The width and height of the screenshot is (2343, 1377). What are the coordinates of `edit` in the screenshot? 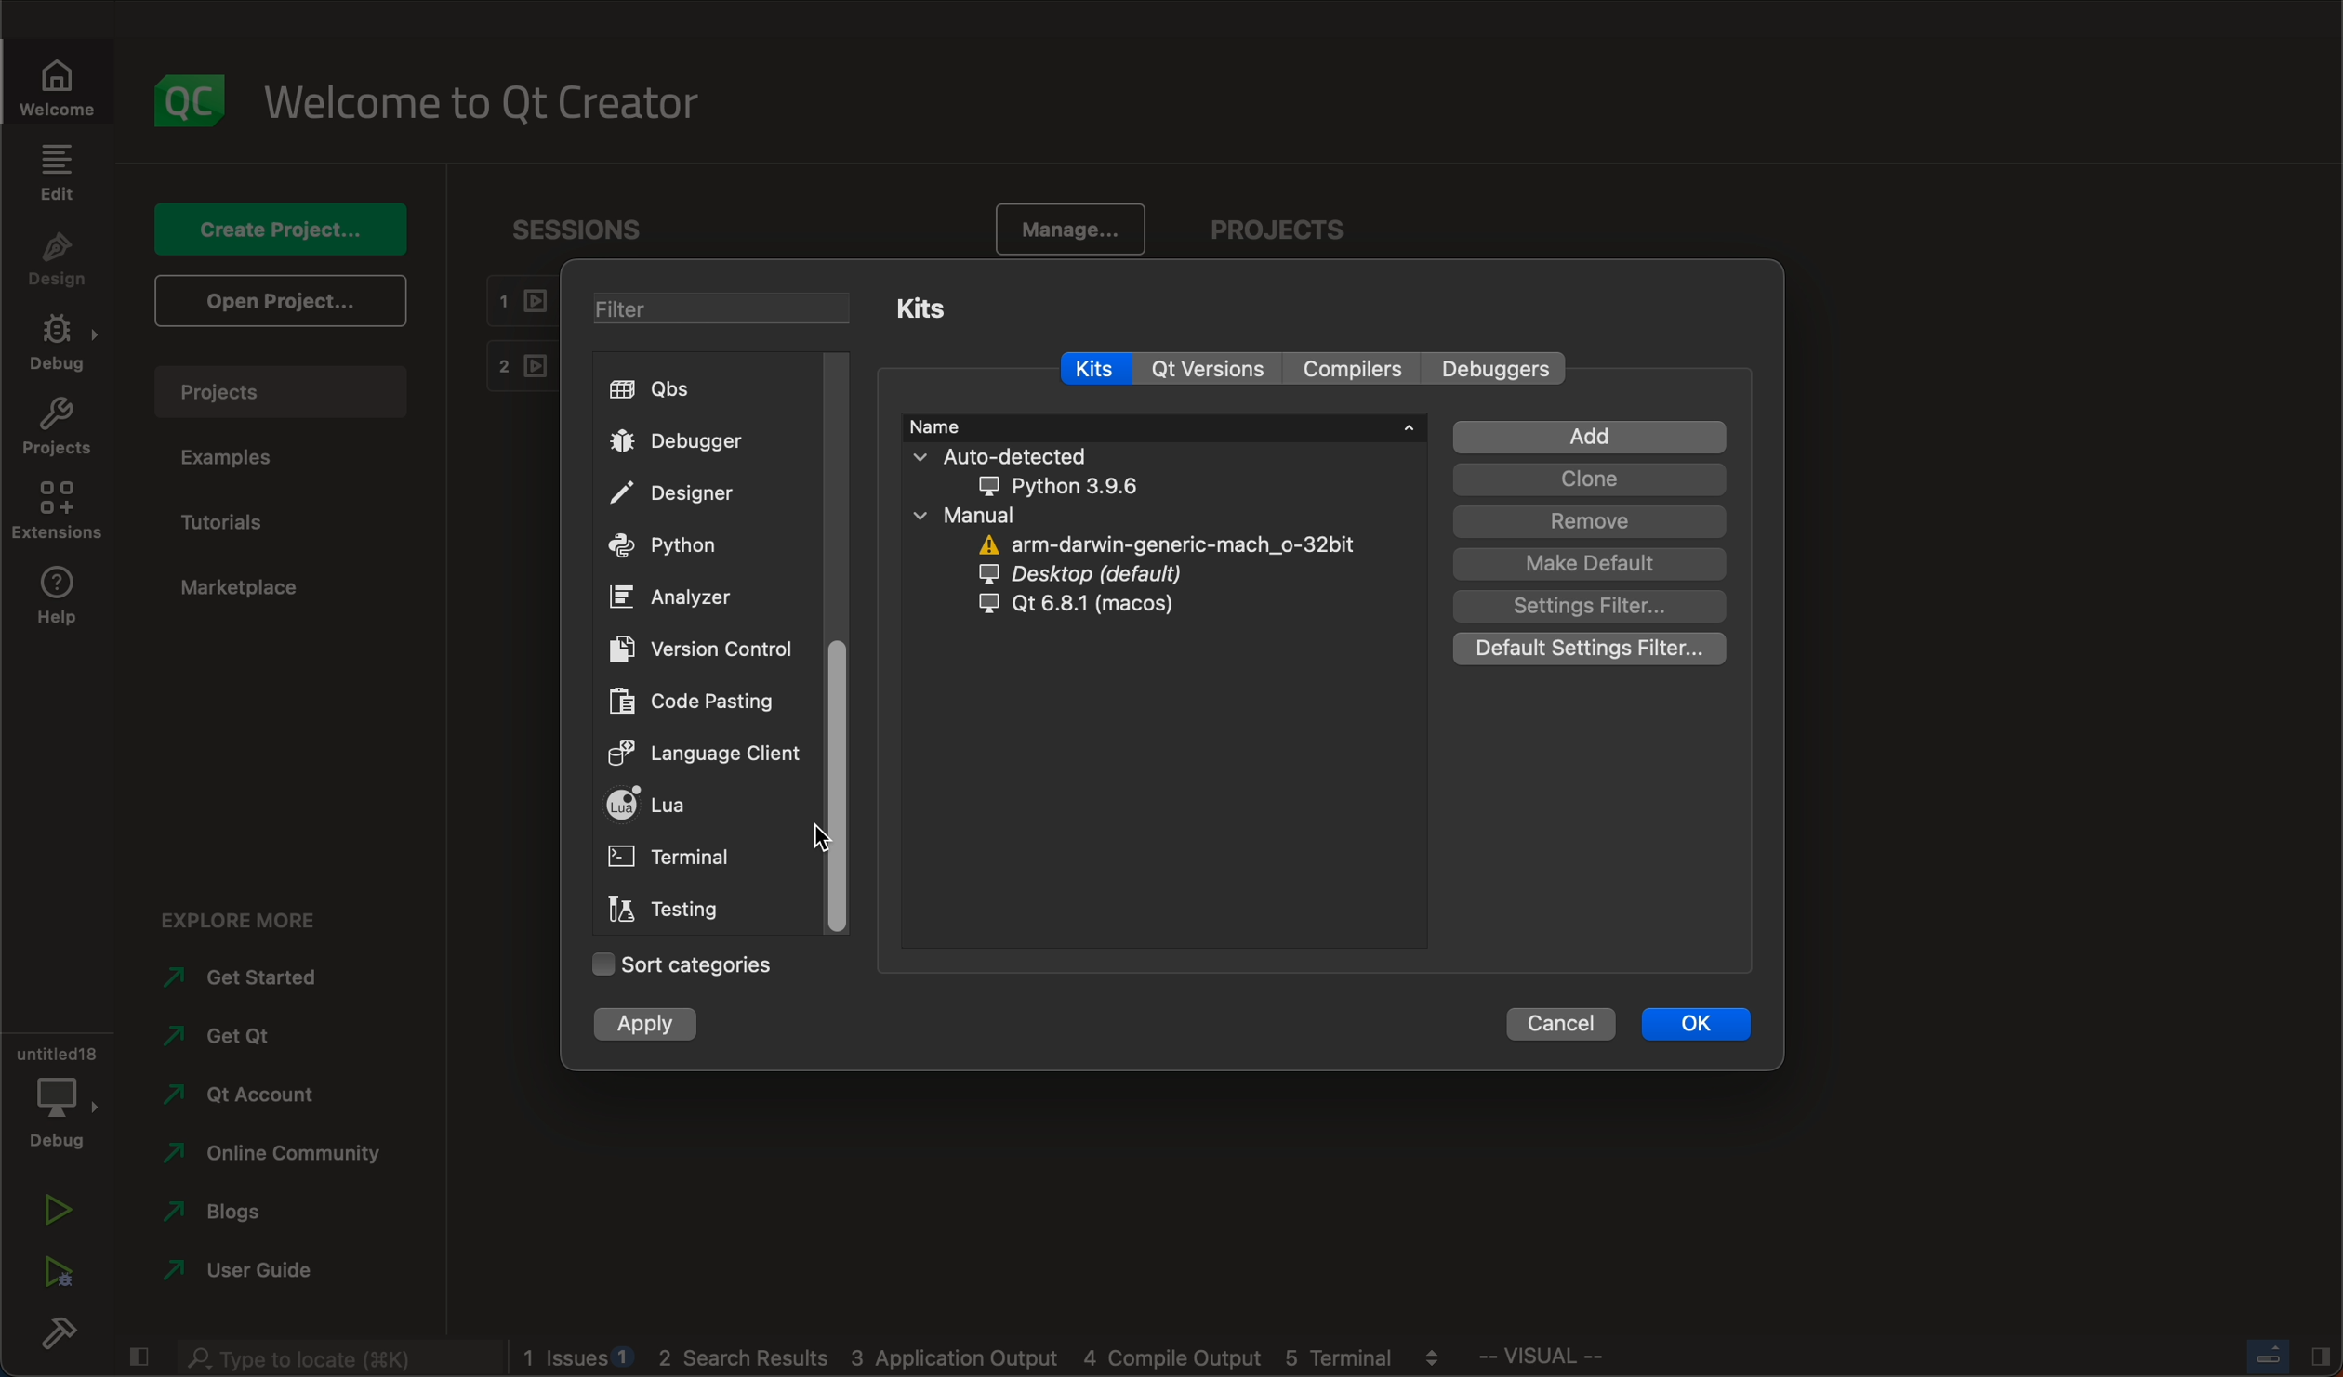 It's located at (60, 171).